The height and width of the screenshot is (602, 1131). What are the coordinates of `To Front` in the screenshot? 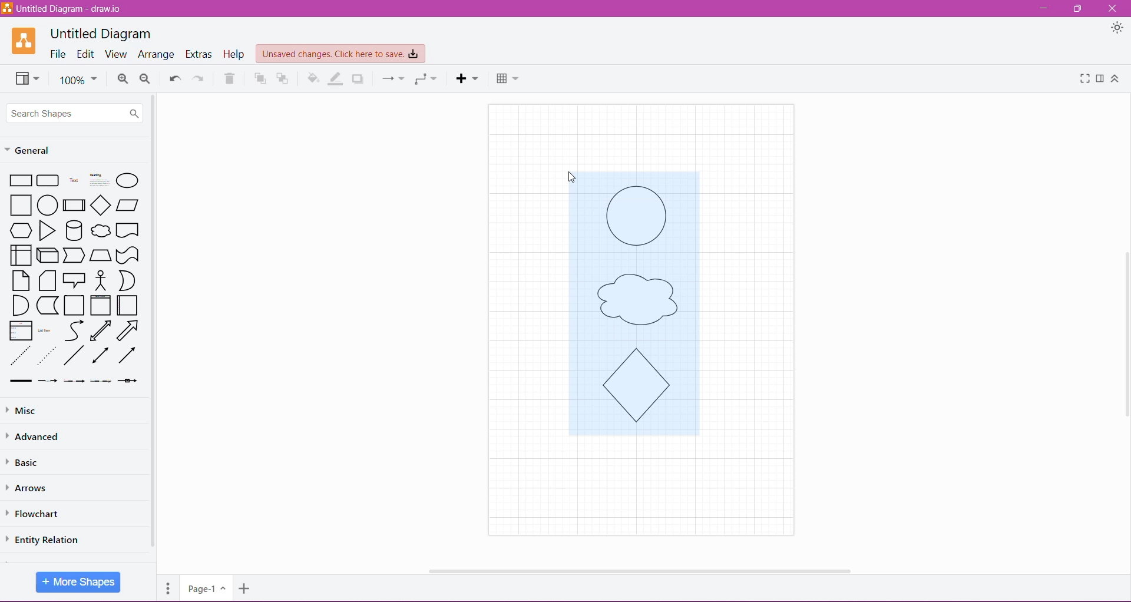 It's located at (259, 79).